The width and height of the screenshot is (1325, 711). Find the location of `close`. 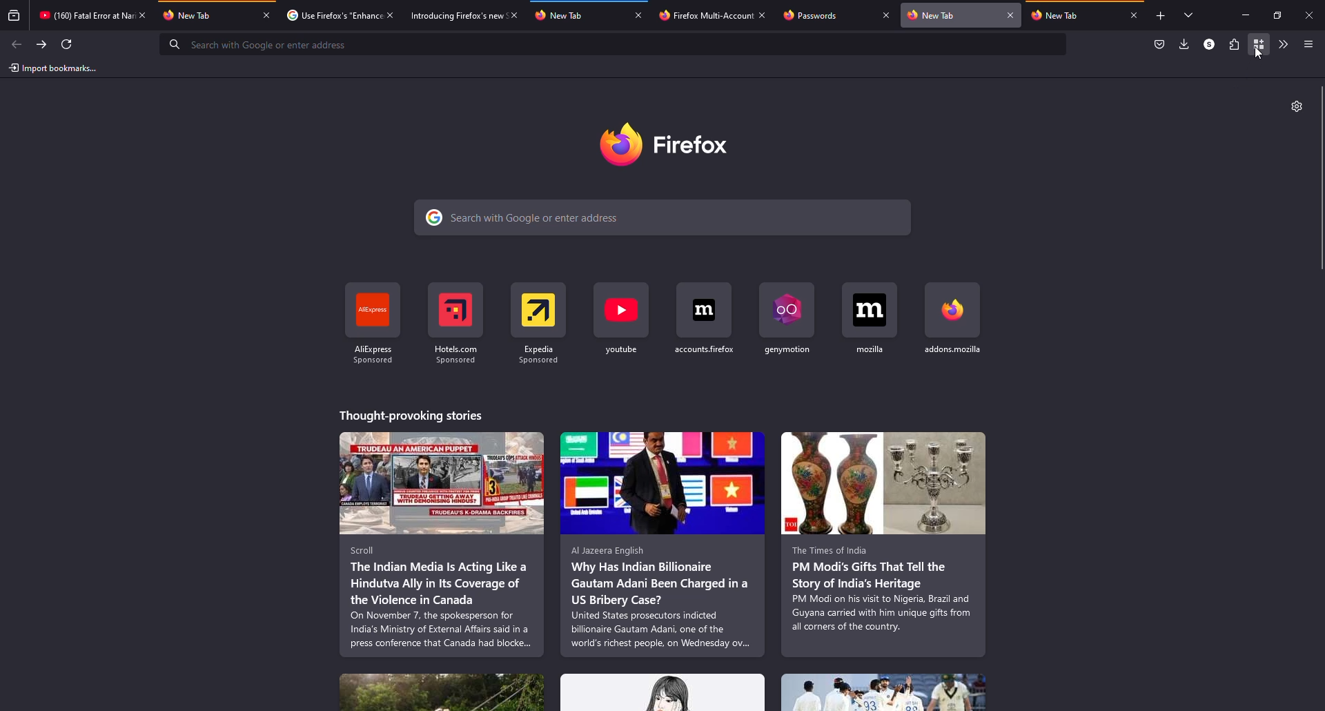

close is located at coordinates (886, 17).